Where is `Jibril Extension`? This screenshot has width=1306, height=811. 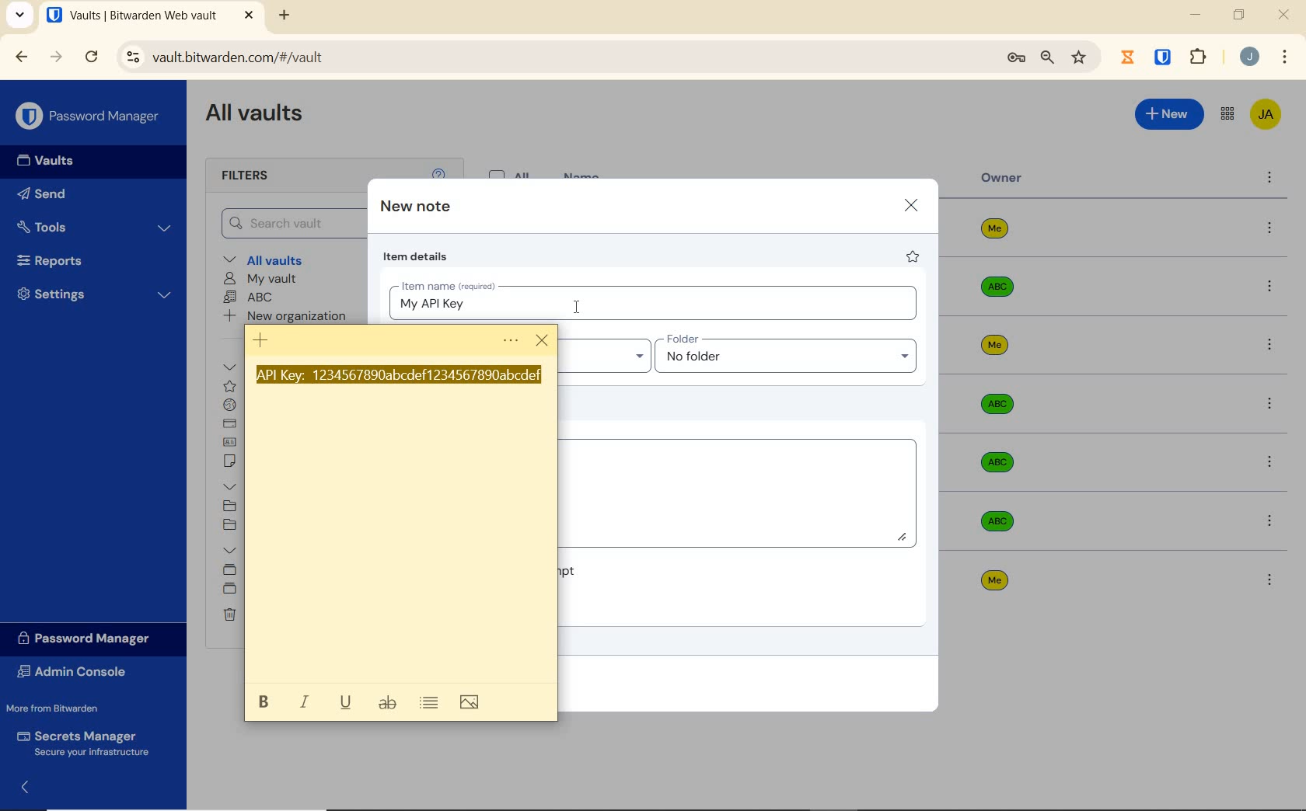 Jibril Extension is located at coordinates (1130, 57).